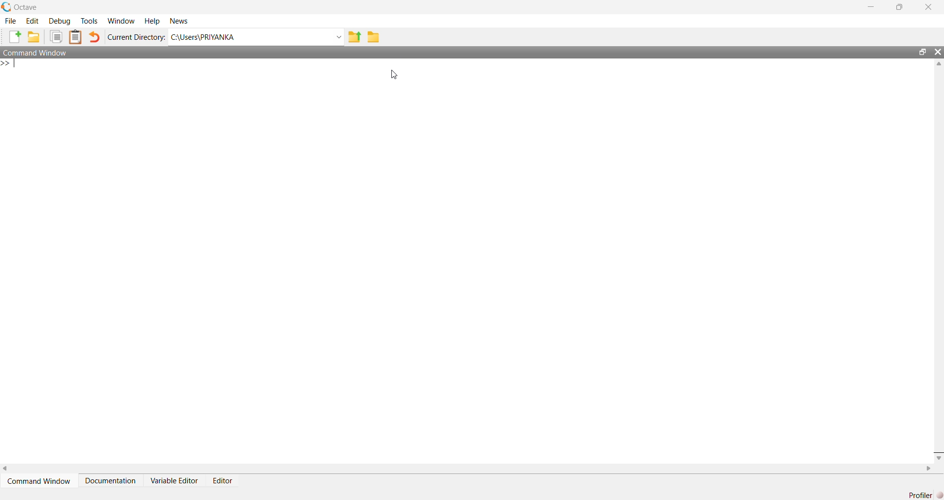  I want to click on Debug, so click(61, 22).